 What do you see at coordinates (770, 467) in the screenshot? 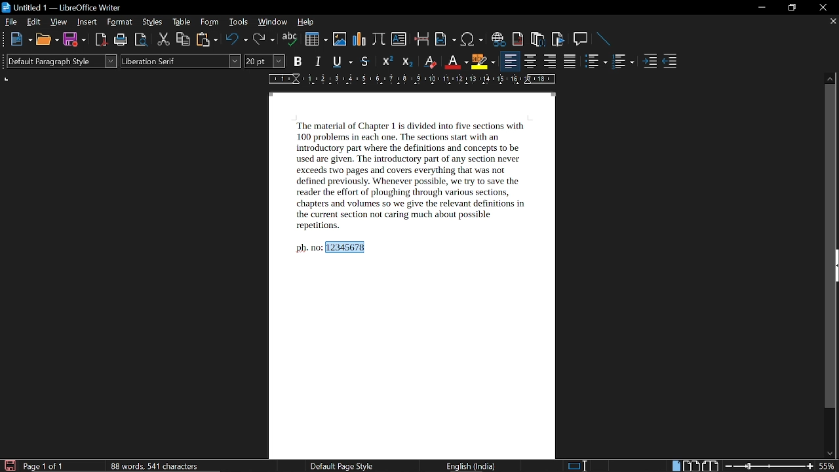
I see `change zoom` at bounding box center [770, 467].